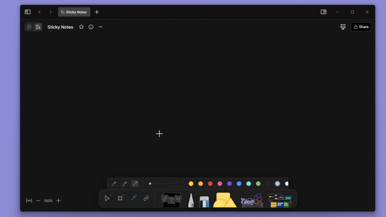  Describe the element at coordinates (237, 182) in the screenshot. I see `color pallete` at that location.